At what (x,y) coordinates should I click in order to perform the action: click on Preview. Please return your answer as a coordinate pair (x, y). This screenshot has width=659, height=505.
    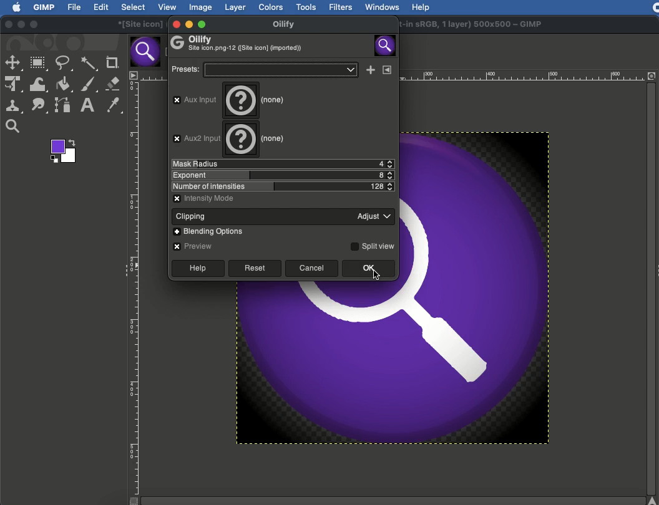
    Looking at the image, I should click on (193, 247).